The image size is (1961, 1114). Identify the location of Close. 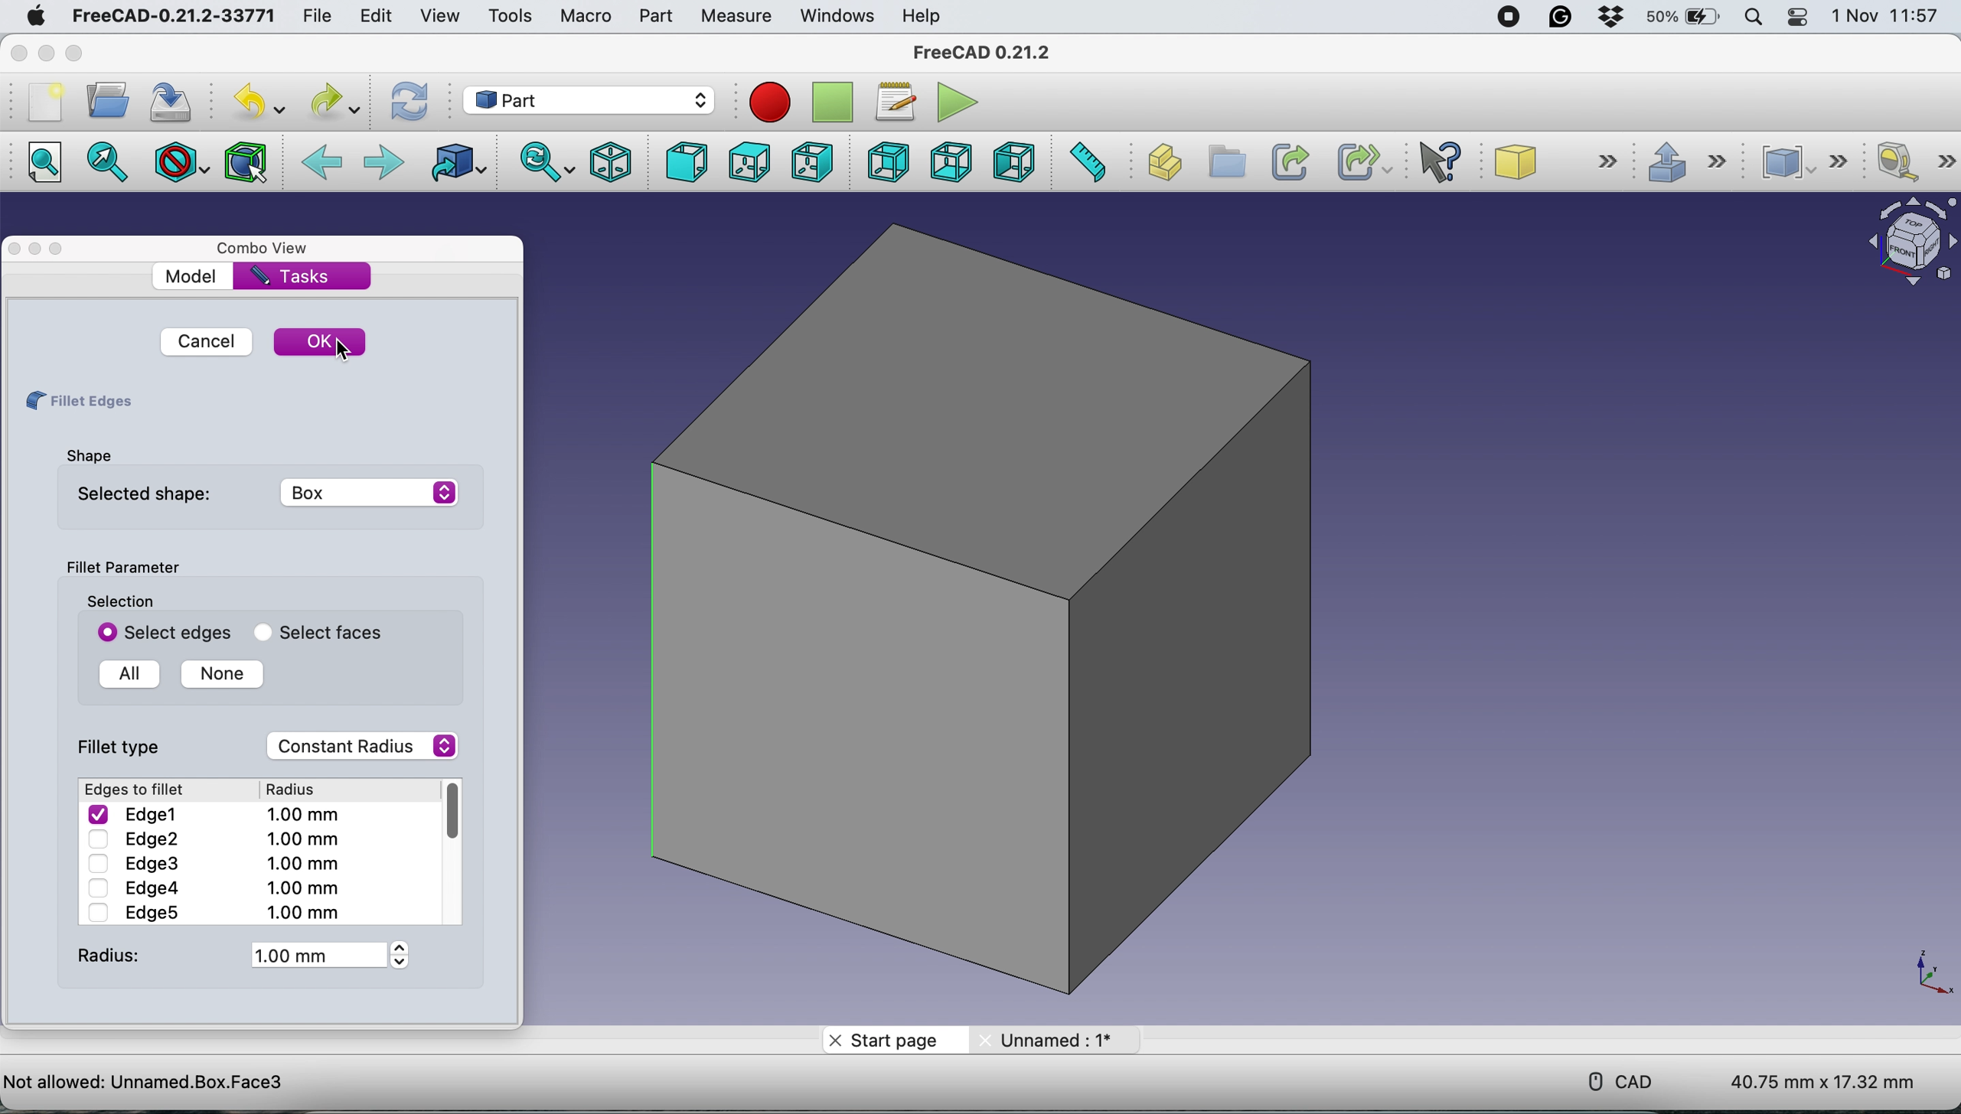
(18, 249).